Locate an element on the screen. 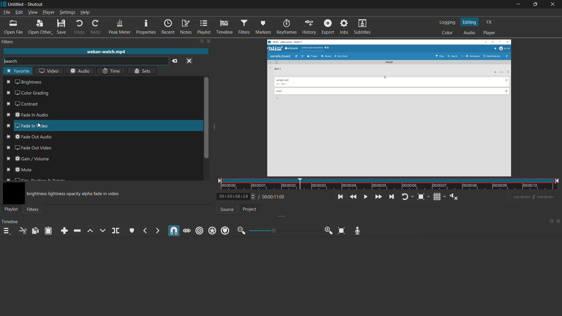 The width and height of the screenshot is (562, 316). lift is located at coordinates (90, 231).